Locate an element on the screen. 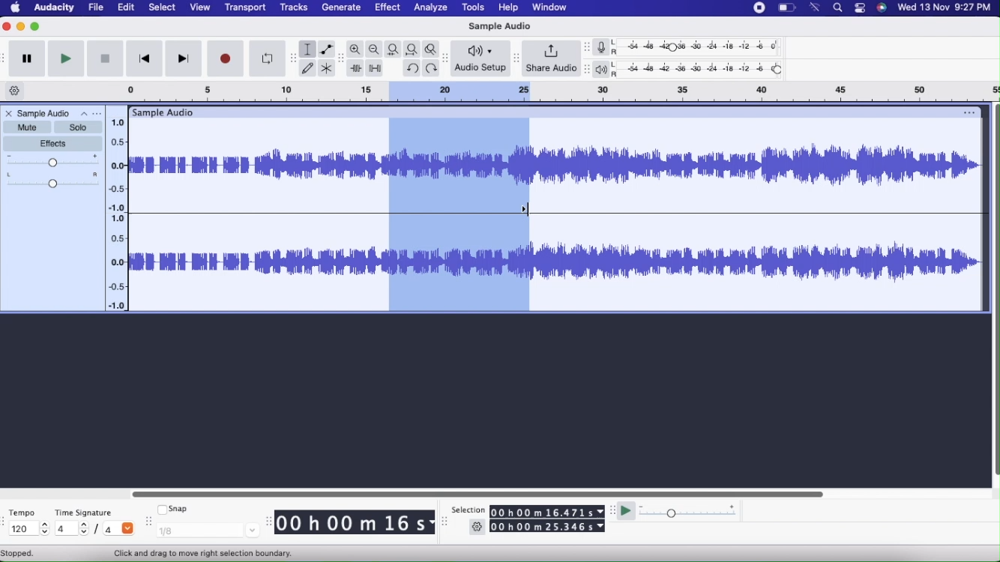 The width and height of the screenshot is (1000, 562). Fit selection to width is located at coordinates (394, 49).